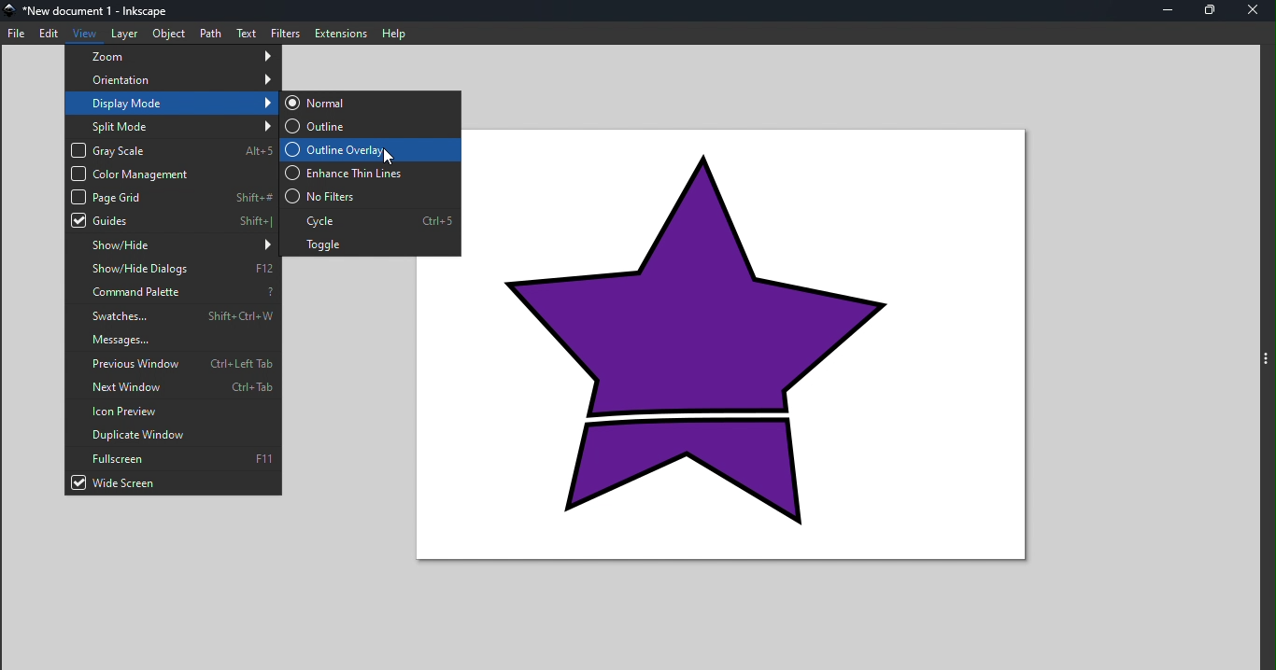 The width and height of the screenshot is (1276, 670). Describe the element at coordinates (172, 386) in the screenshot. I see `Next window` at that location.